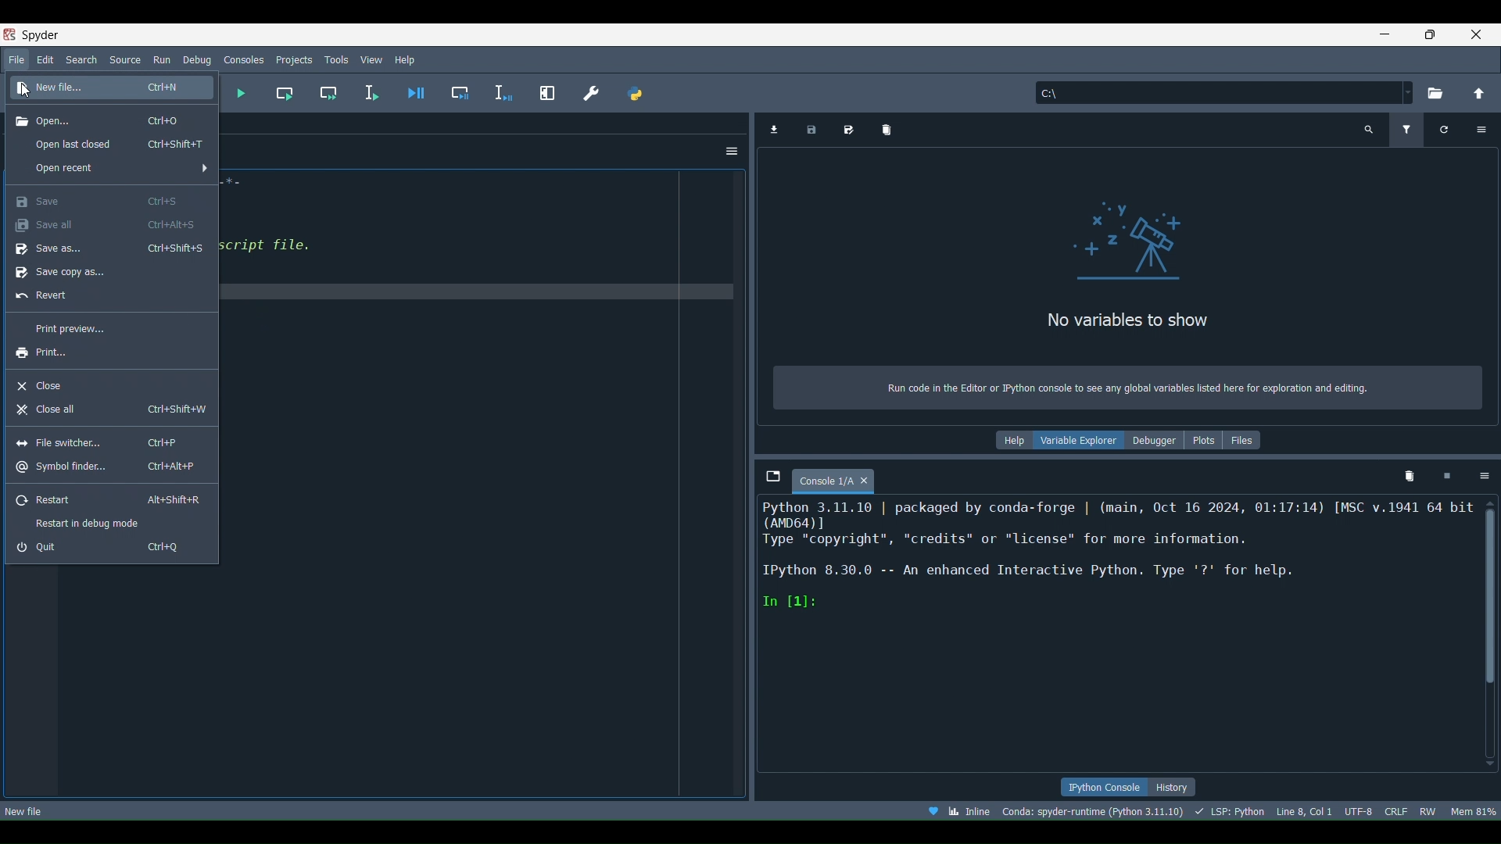  Describe the element at coordinates (972, 808) in the screenshot. I see `Click to toggle between inline and interactive Matplotlib plotting` at that location.